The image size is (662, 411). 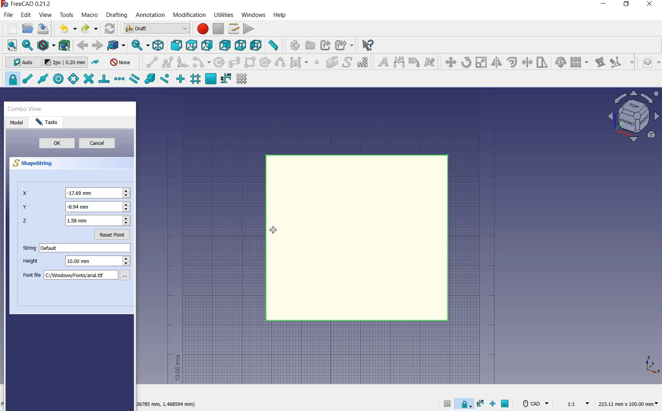 What do you see at coordinates (465, 402) in the screenshot?
I see `snap lock` at bounding box center [465, 402].